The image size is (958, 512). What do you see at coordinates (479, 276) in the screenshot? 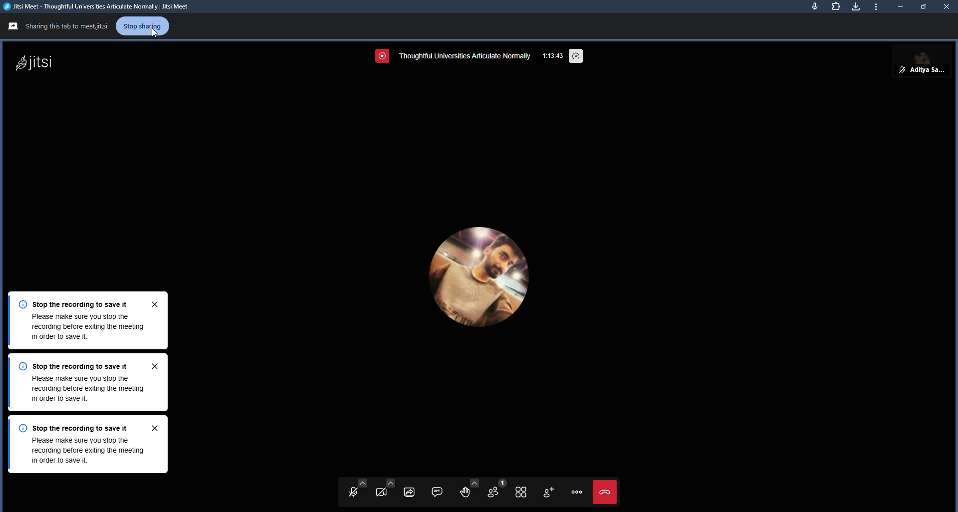
I see `profile picture` at bounding box center [479, 276].